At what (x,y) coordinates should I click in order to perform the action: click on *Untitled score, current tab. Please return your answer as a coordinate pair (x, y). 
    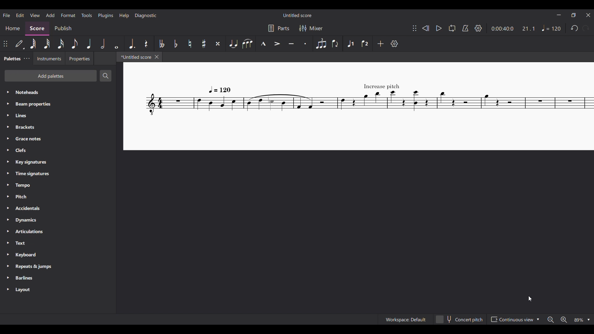
    Looking at the image, I should click on (134, 57).